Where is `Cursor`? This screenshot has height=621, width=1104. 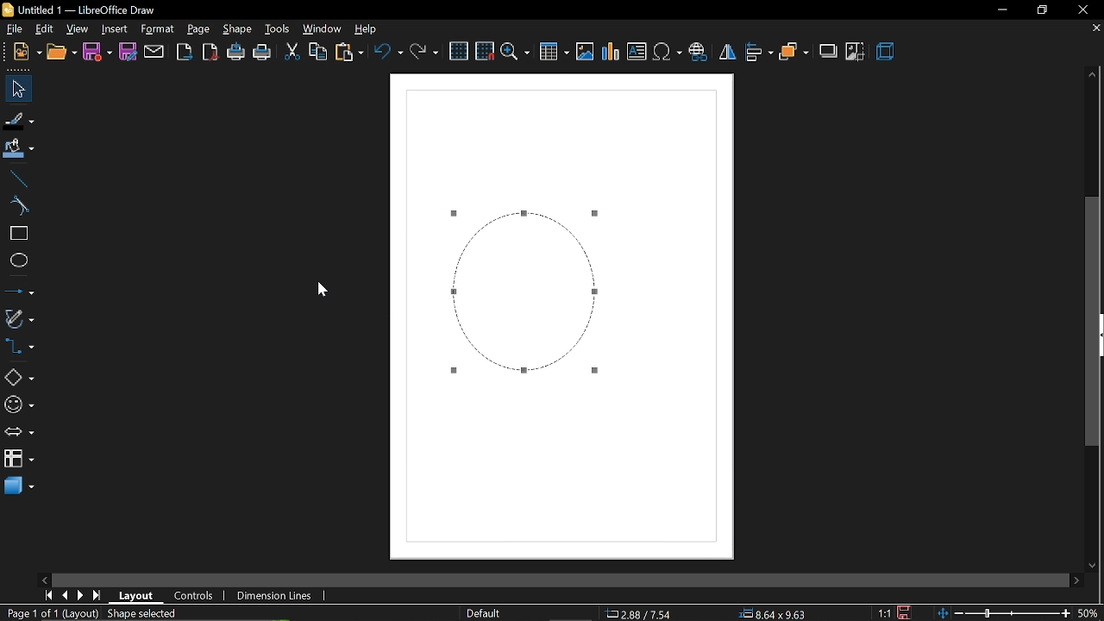
Cursor is located at coordinates (317, 292).